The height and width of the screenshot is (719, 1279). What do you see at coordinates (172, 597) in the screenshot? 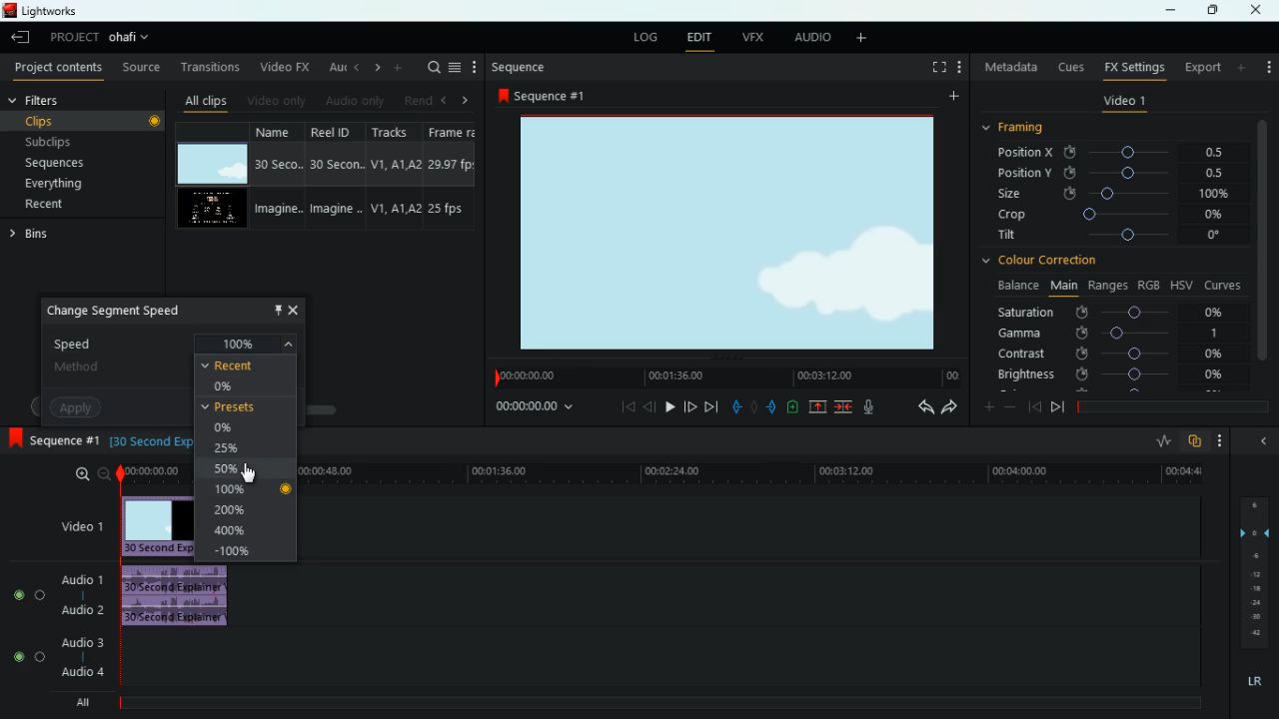
I see `audio` at bounding box center [172, 597].